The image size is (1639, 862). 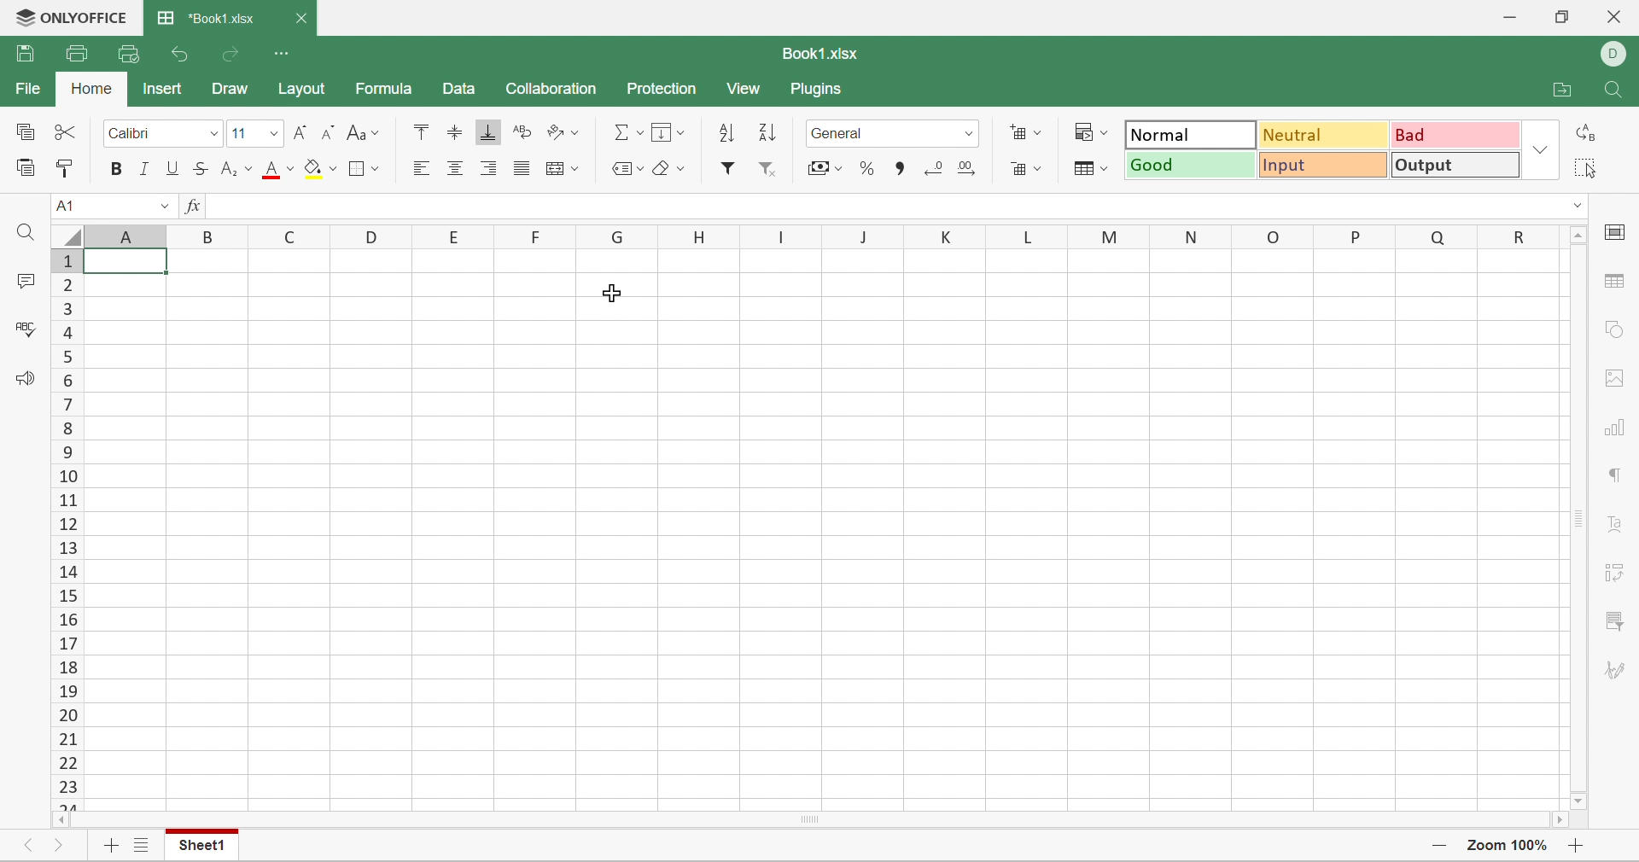 I want to click on 11, so click(x=241, y=134).